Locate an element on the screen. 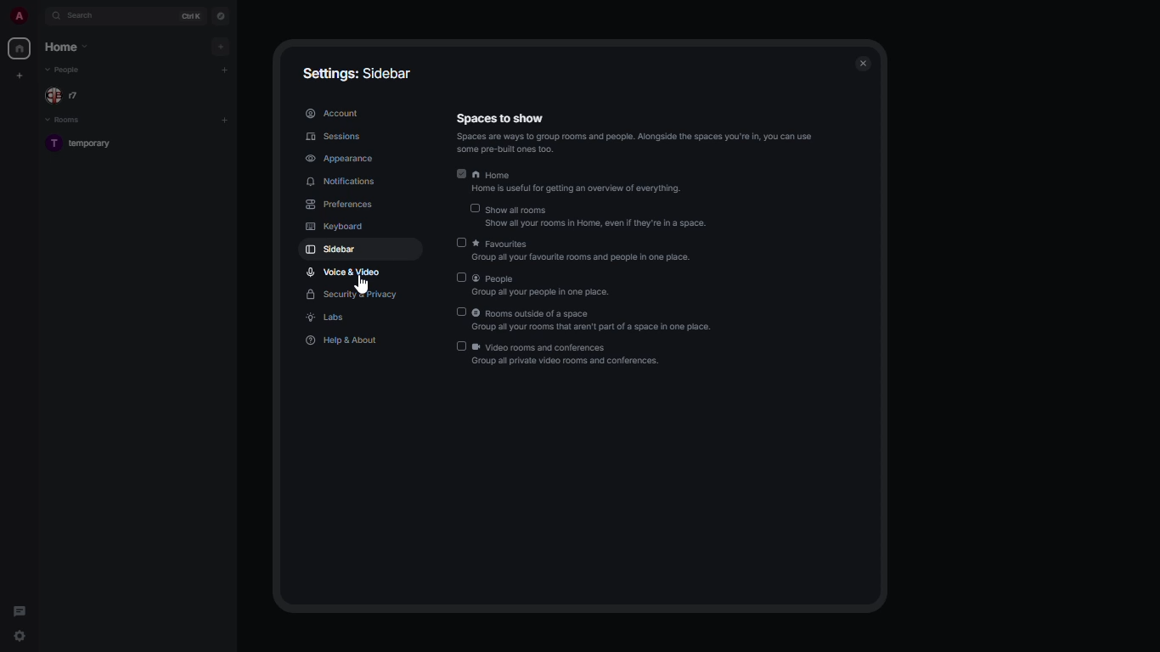  room is located at coordinates (90, 144).